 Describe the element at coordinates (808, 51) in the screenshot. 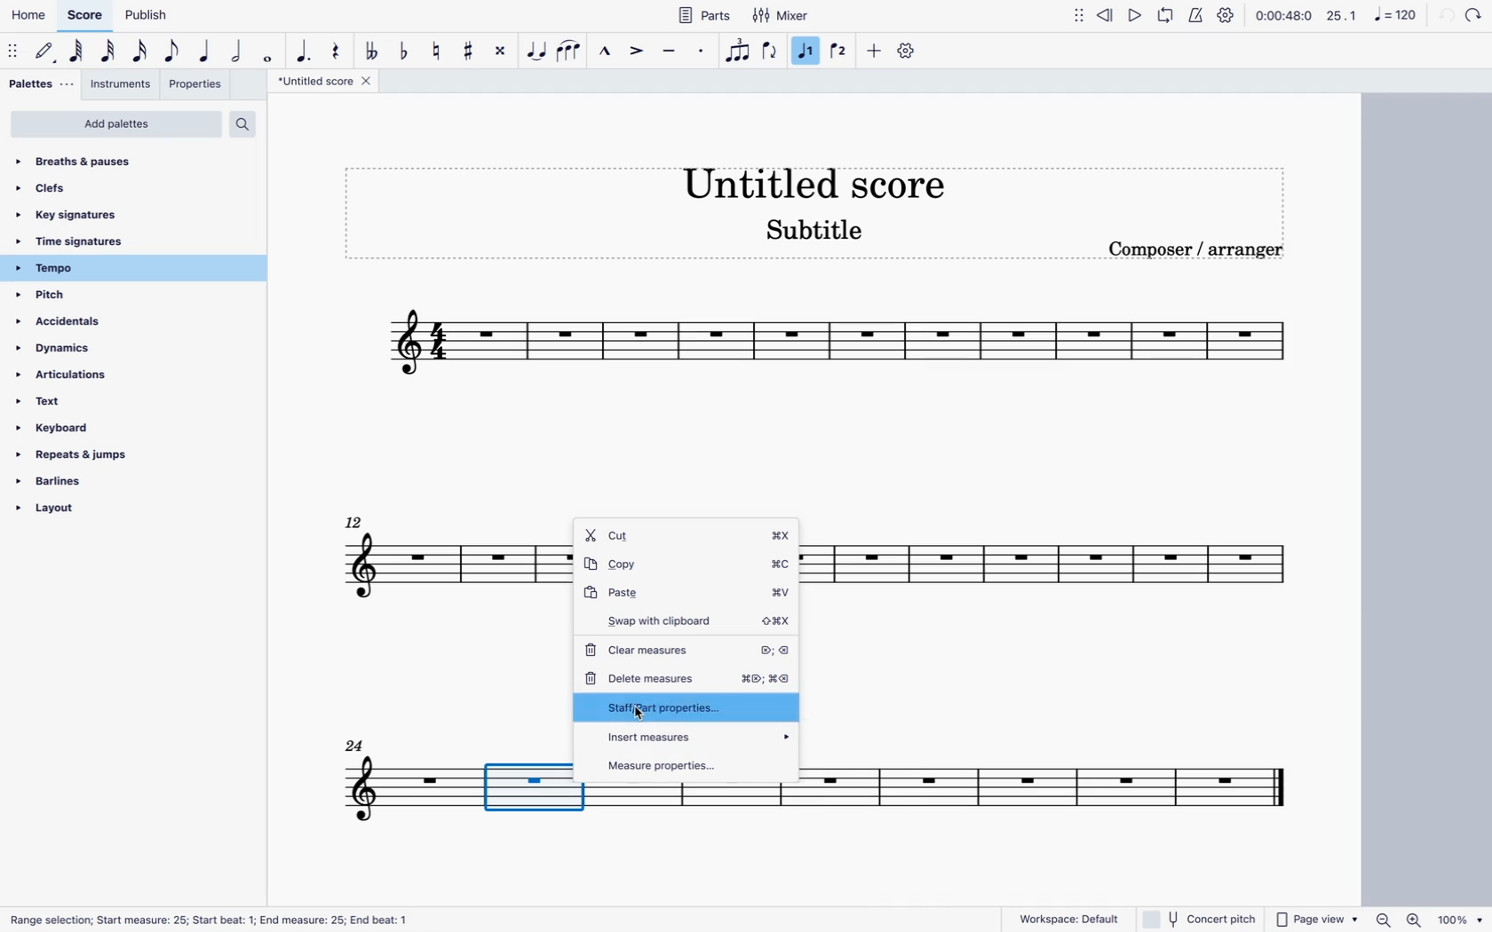

I see `selected voice 1` at that location.